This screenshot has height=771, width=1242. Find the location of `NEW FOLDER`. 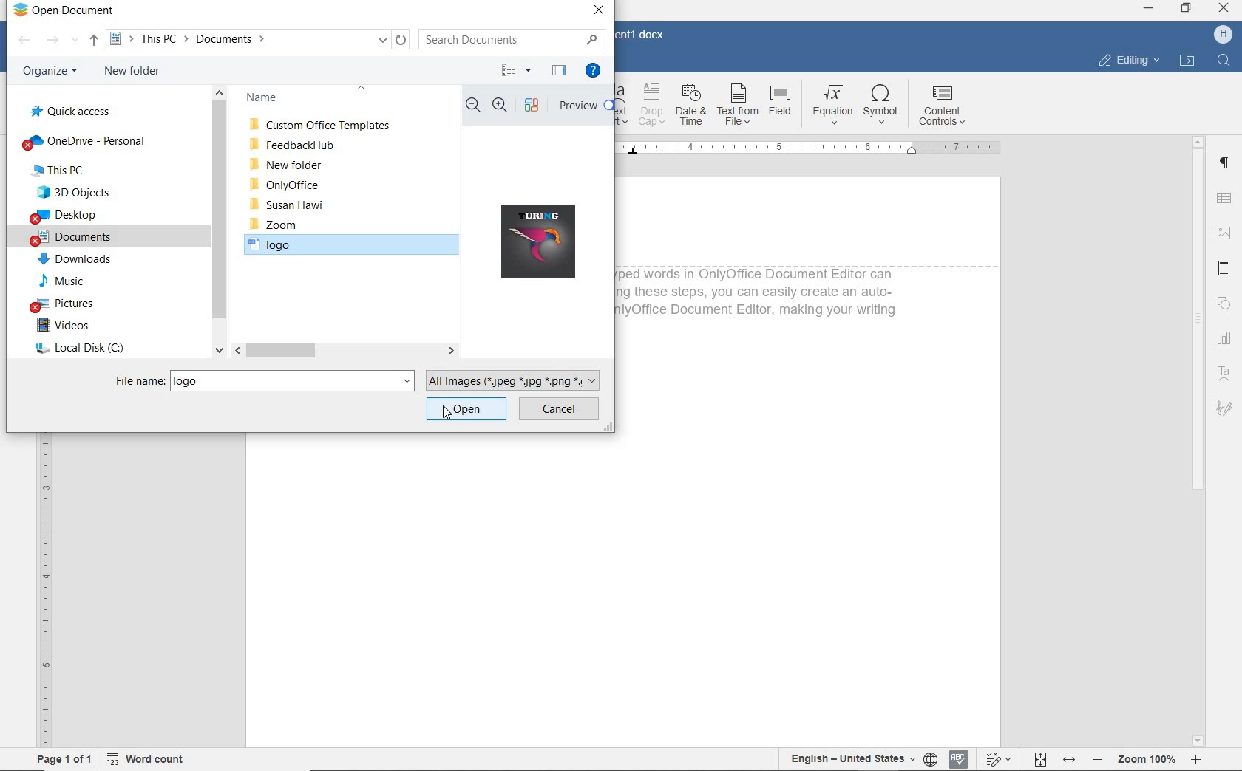

NEW FOLDER is located at coordinates (133, 72).